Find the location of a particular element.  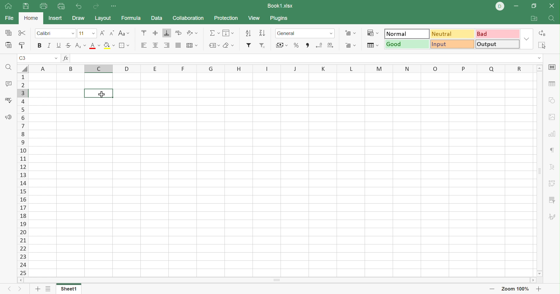

Quick Print is located at coordinates (62, 7).